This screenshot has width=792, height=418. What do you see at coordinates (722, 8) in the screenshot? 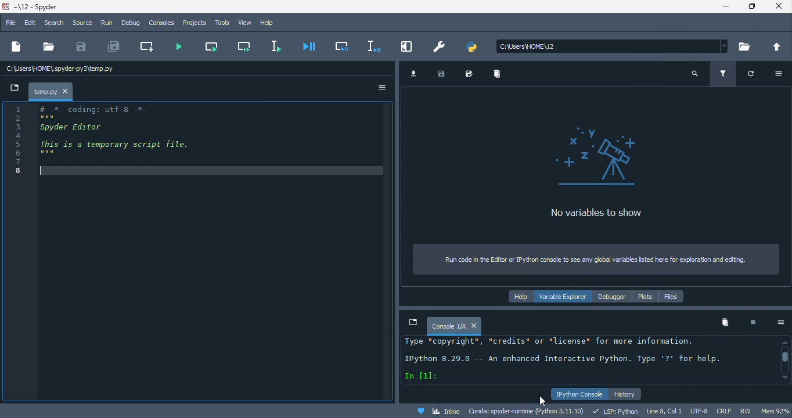
I see `minimize` at bounding box center [722, 8].